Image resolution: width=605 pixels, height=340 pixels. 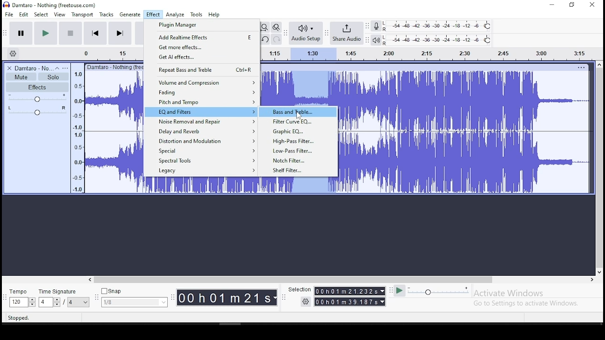 I want to click on plugin manager, so click(x=202, y=25).